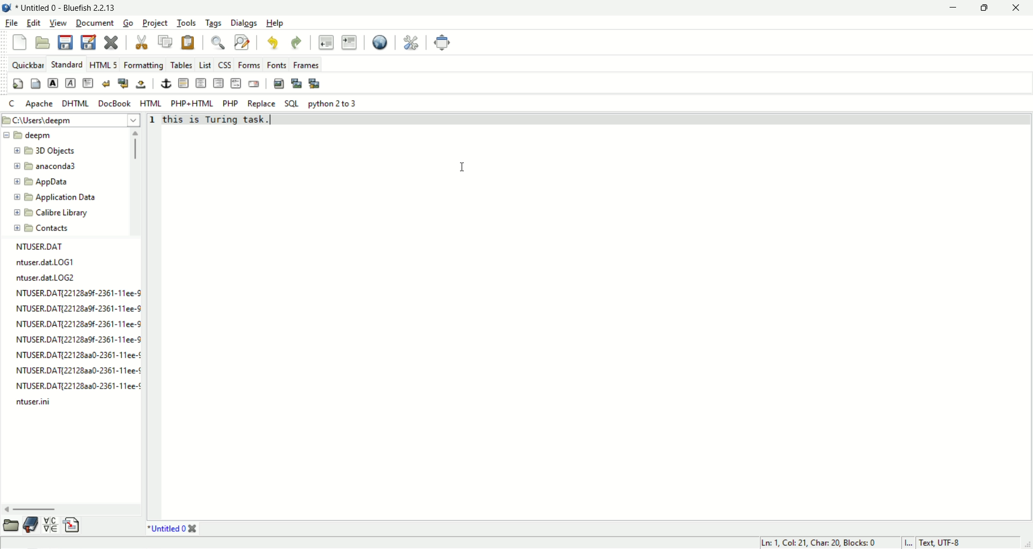 The width and height of the screenshot is (1033, 549). Describe the element at coordinates (349, 43) in the screenshot. I see `indent` at that location.